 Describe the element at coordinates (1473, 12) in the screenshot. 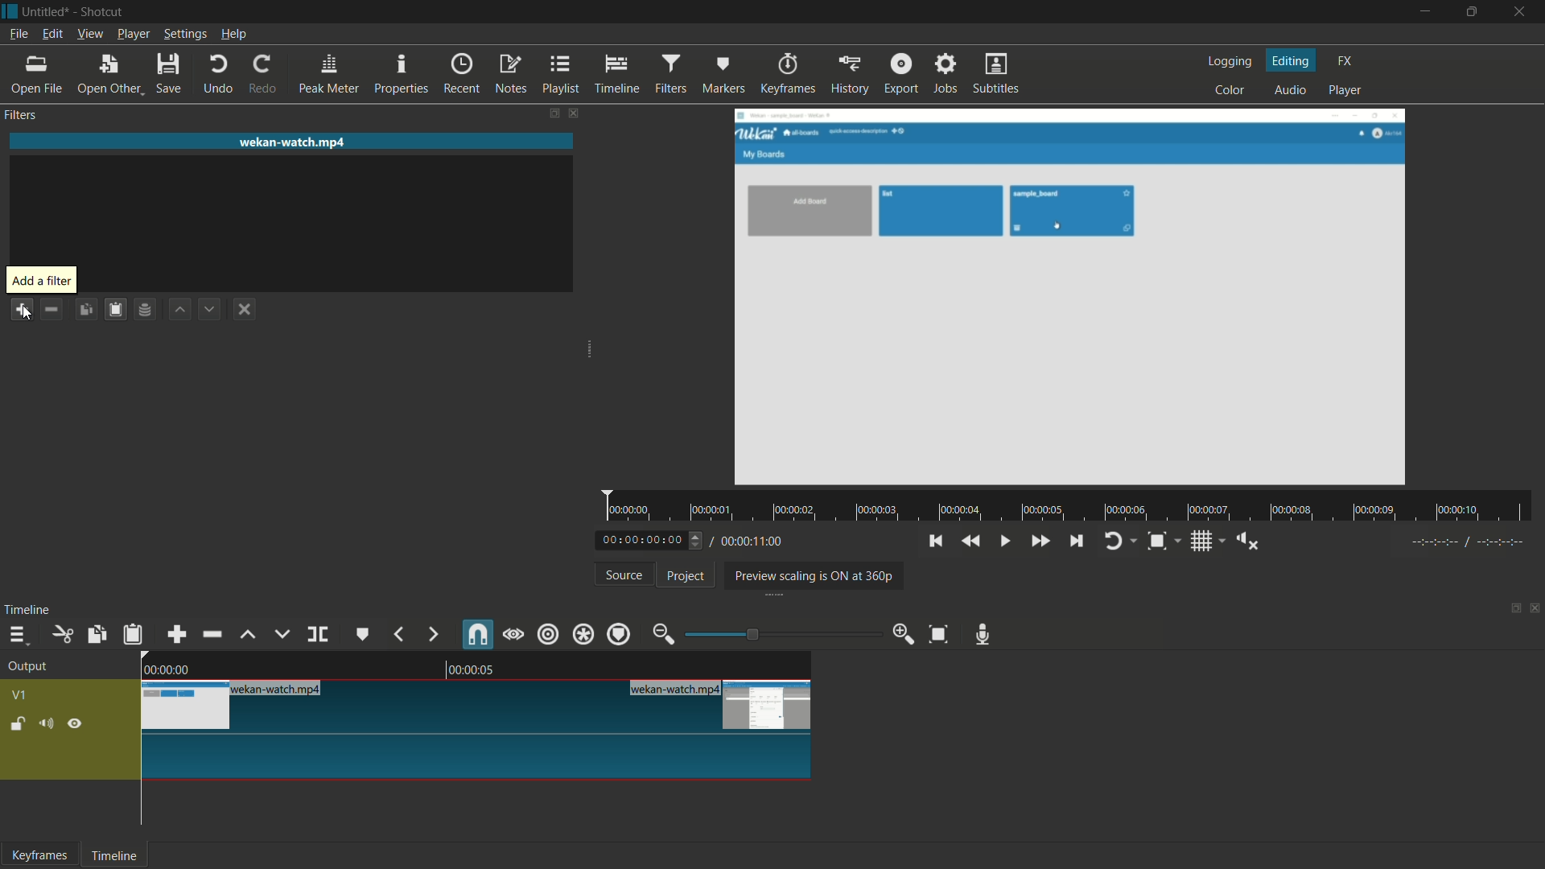

I see `maximize` at that location.